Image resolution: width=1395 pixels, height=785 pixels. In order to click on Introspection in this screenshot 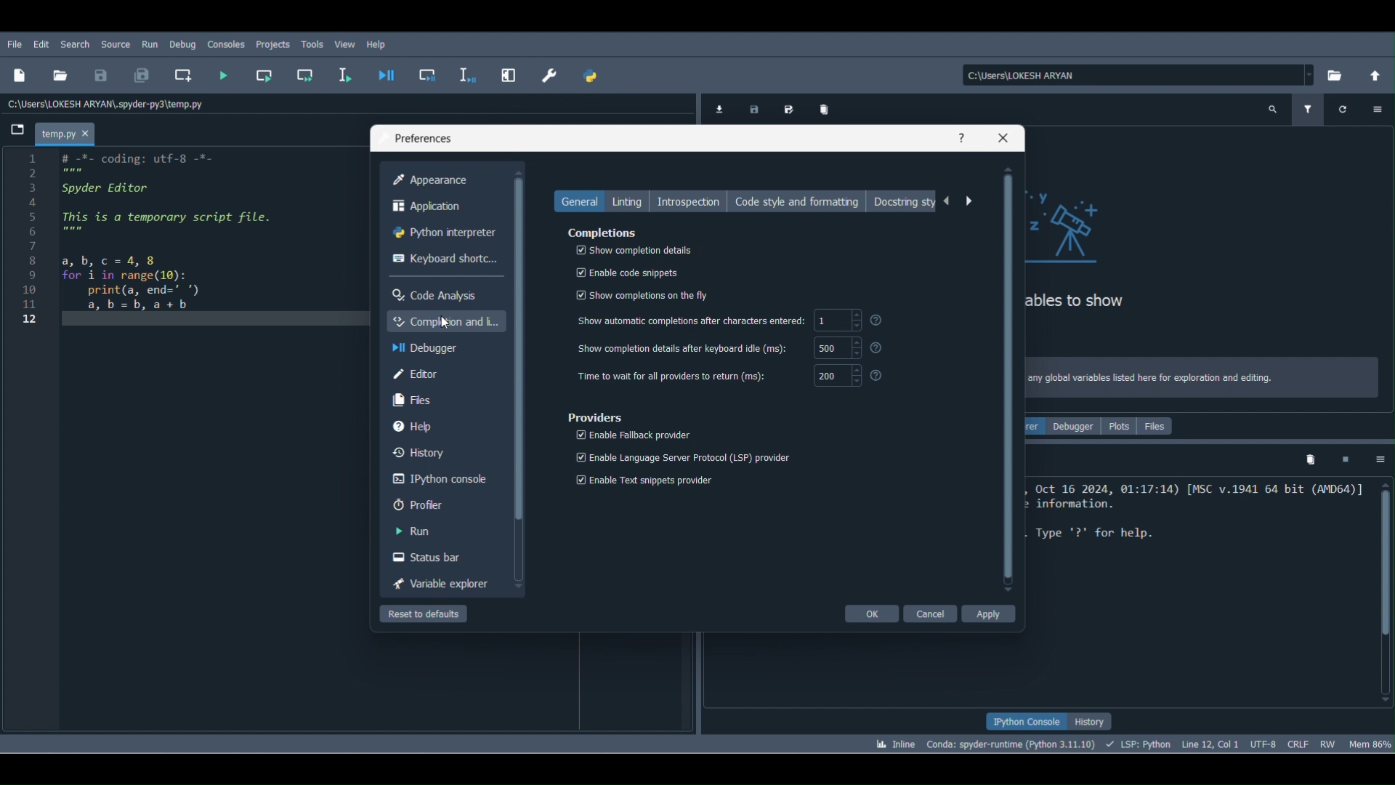, I will do `click(692, 202)`.